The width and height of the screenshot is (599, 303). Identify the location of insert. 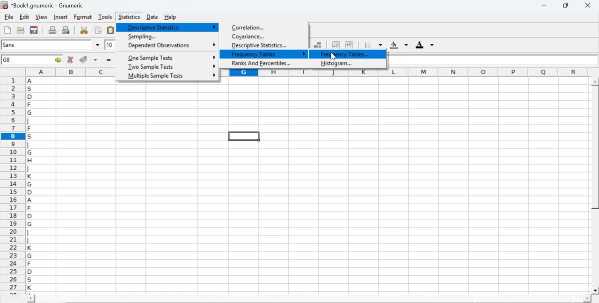
(60, 16).